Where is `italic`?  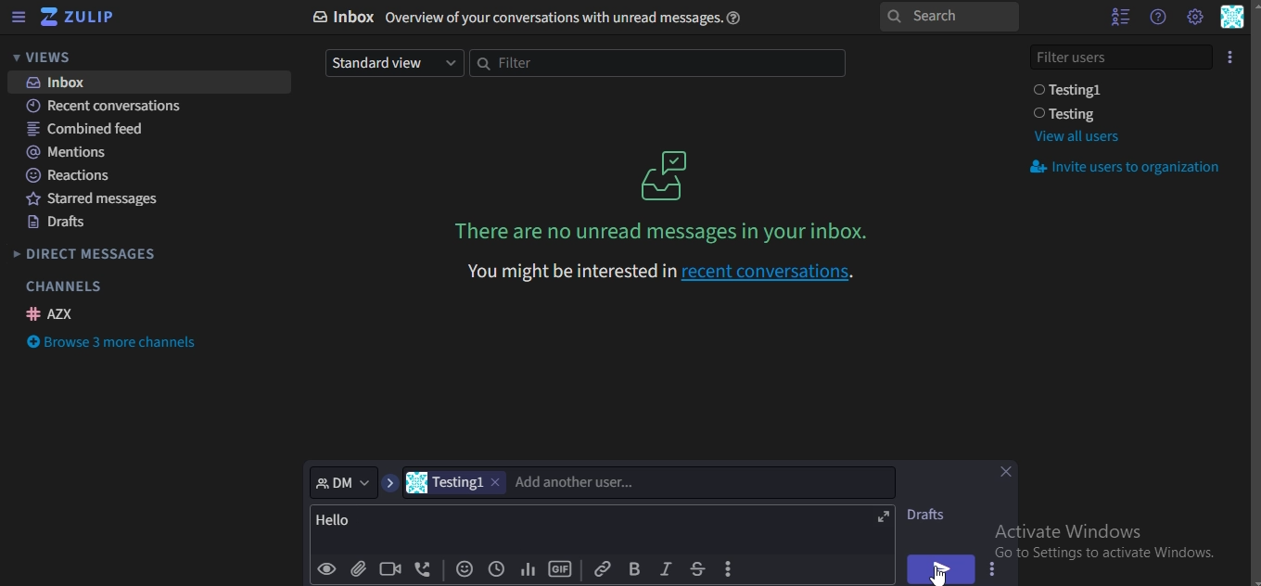
italic is located at coordinates (665, 569).